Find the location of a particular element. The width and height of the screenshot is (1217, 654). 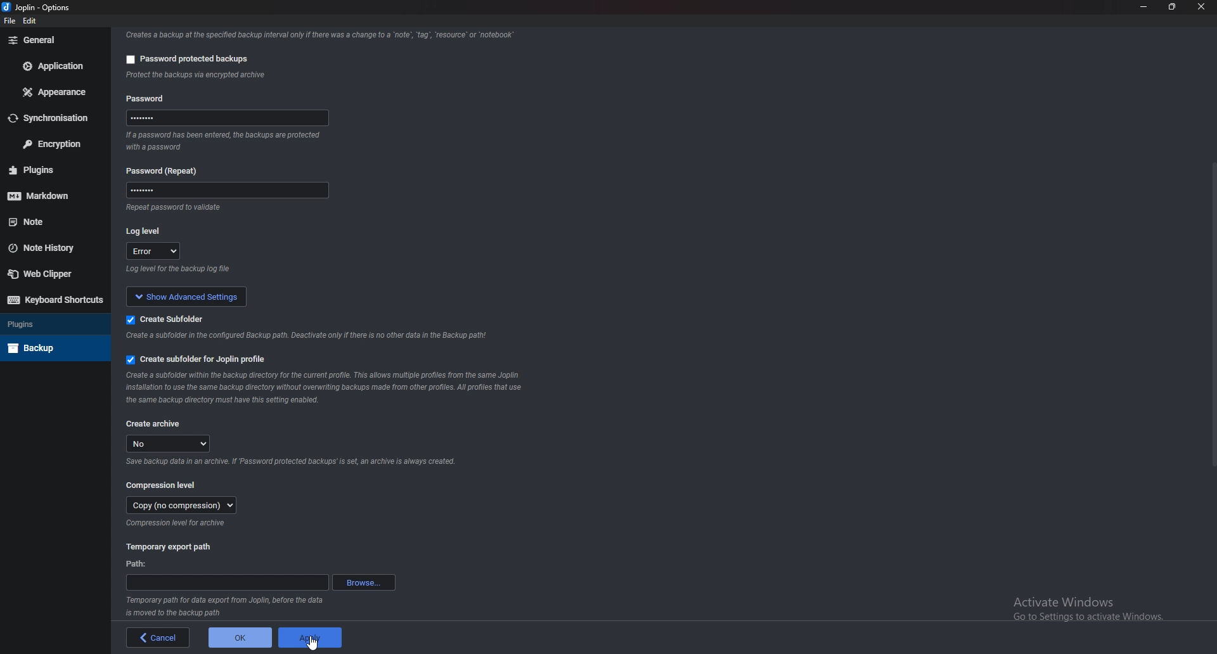

apply is located at coordinates (311, 638).